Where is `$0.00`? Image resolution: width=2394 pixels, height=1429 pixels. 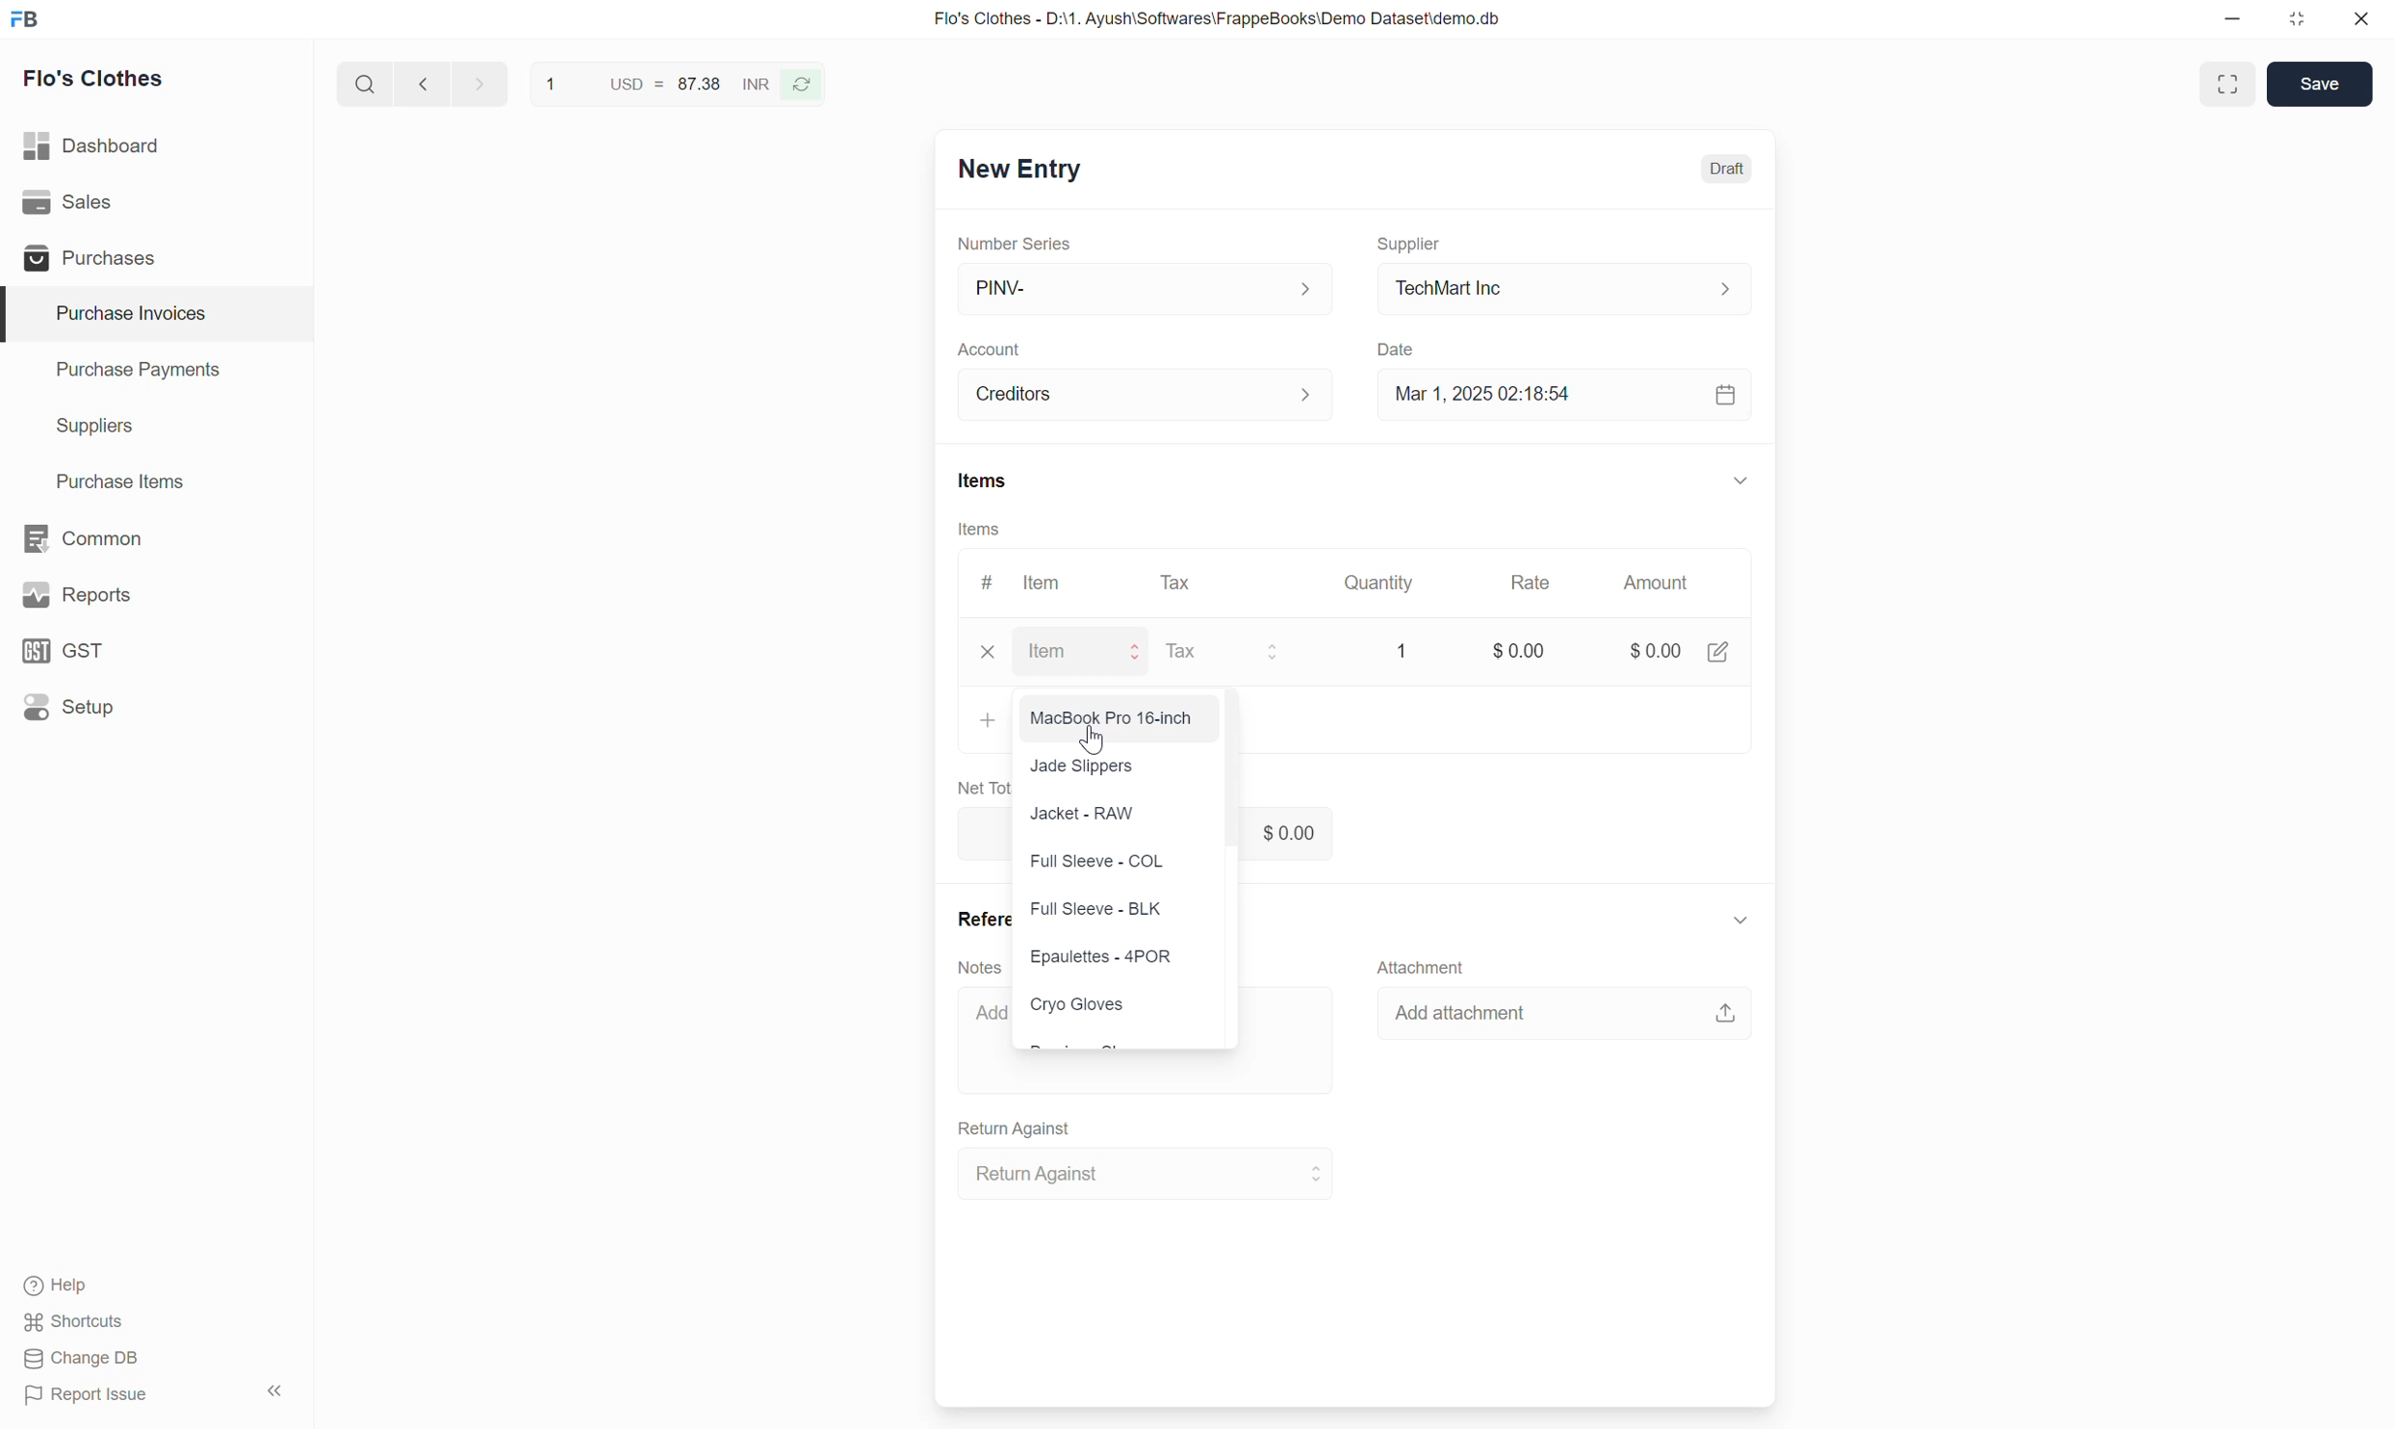
$0.00 is located at coordinates (1680, 645).